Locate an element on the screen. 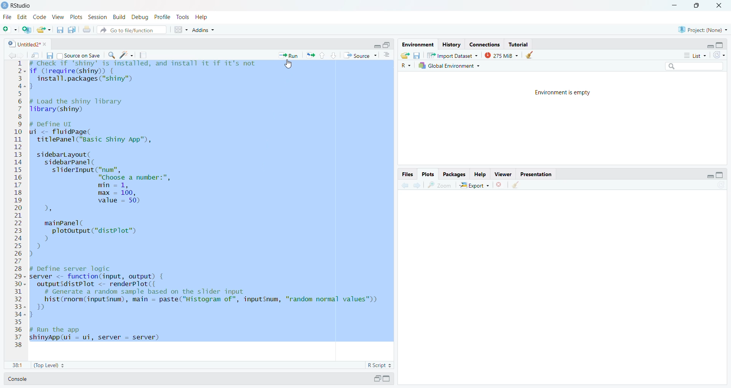  Environment is located at coordinates (418, 45).